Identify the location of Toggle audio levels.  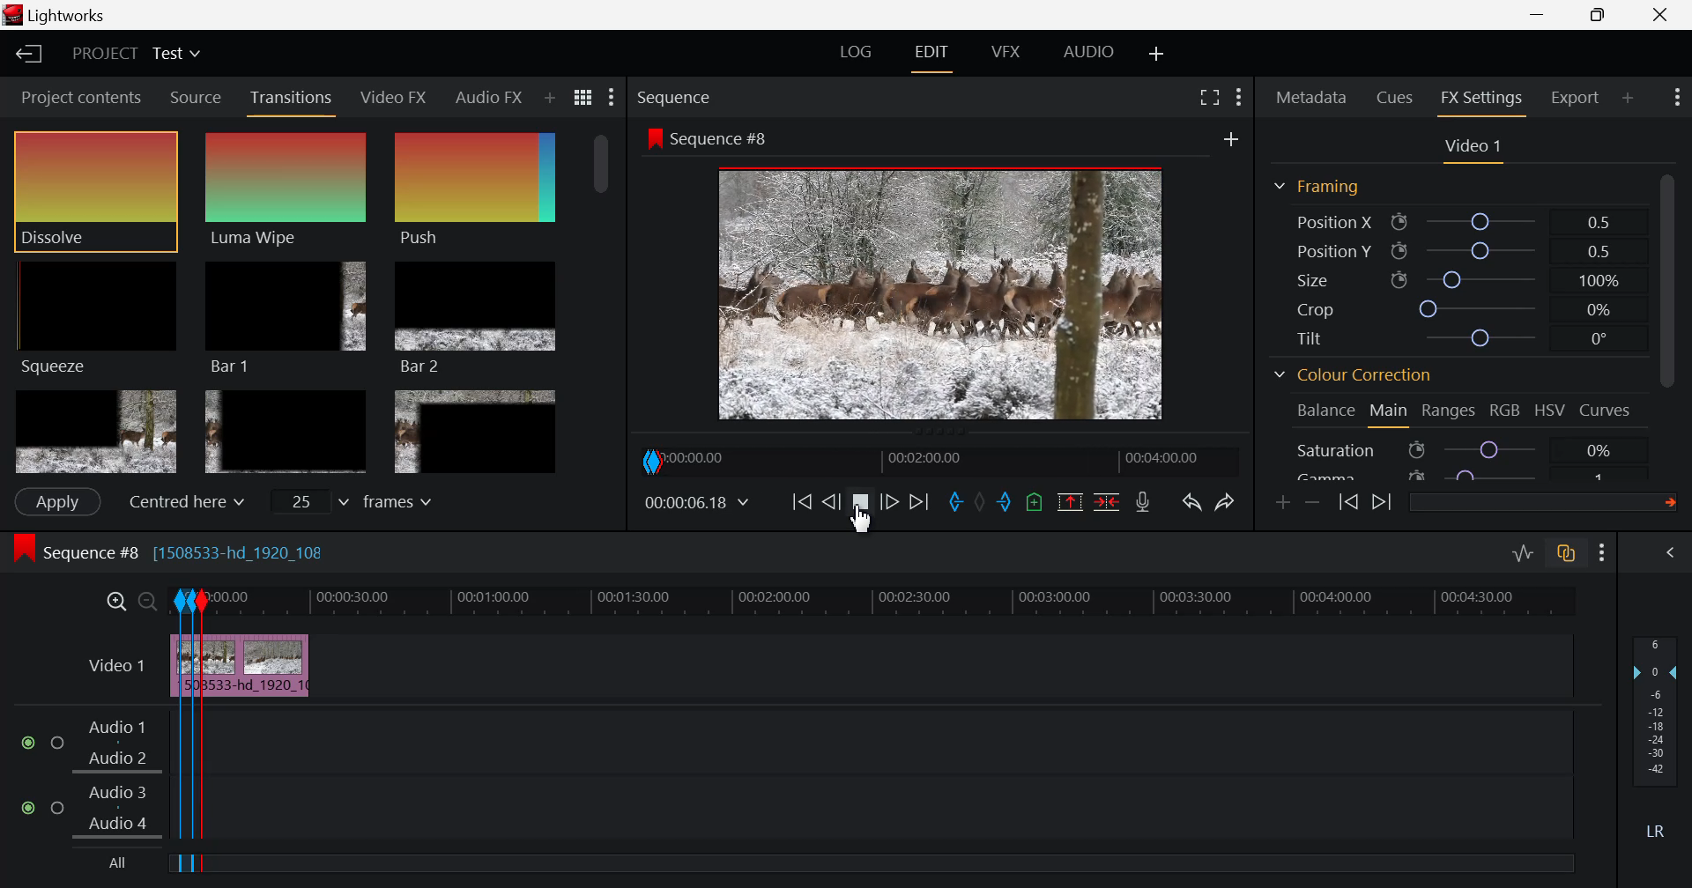
(1523, 554).